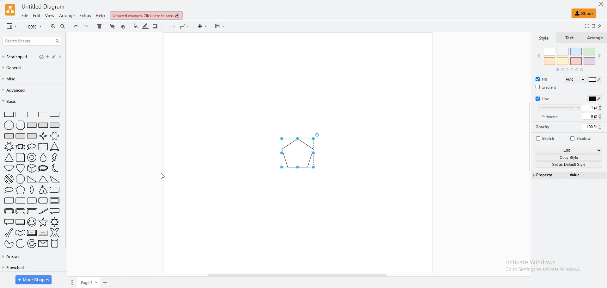  What do you see at coordinates (574, 79) in the screenshot?
I see `fill selection` at bounding box center [574, 79].